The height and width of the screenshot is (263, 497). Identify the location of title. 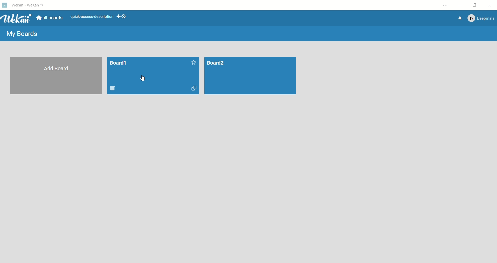
(119, 64).